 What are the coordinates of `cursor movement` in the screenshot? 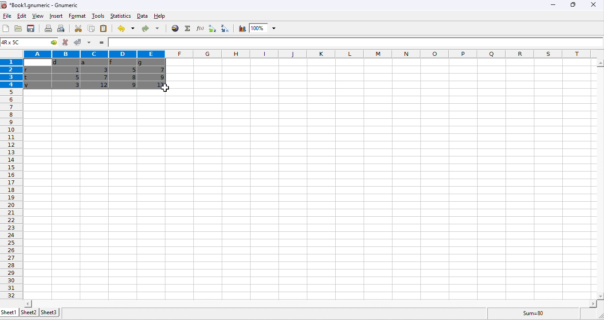 It's located at (164, 88).